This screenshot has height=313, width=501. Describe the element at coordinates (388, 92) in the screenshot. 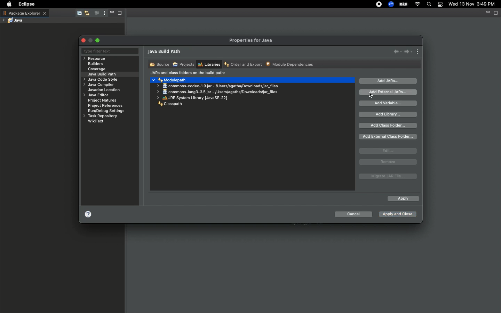

I see `Add external JAR` at that location.